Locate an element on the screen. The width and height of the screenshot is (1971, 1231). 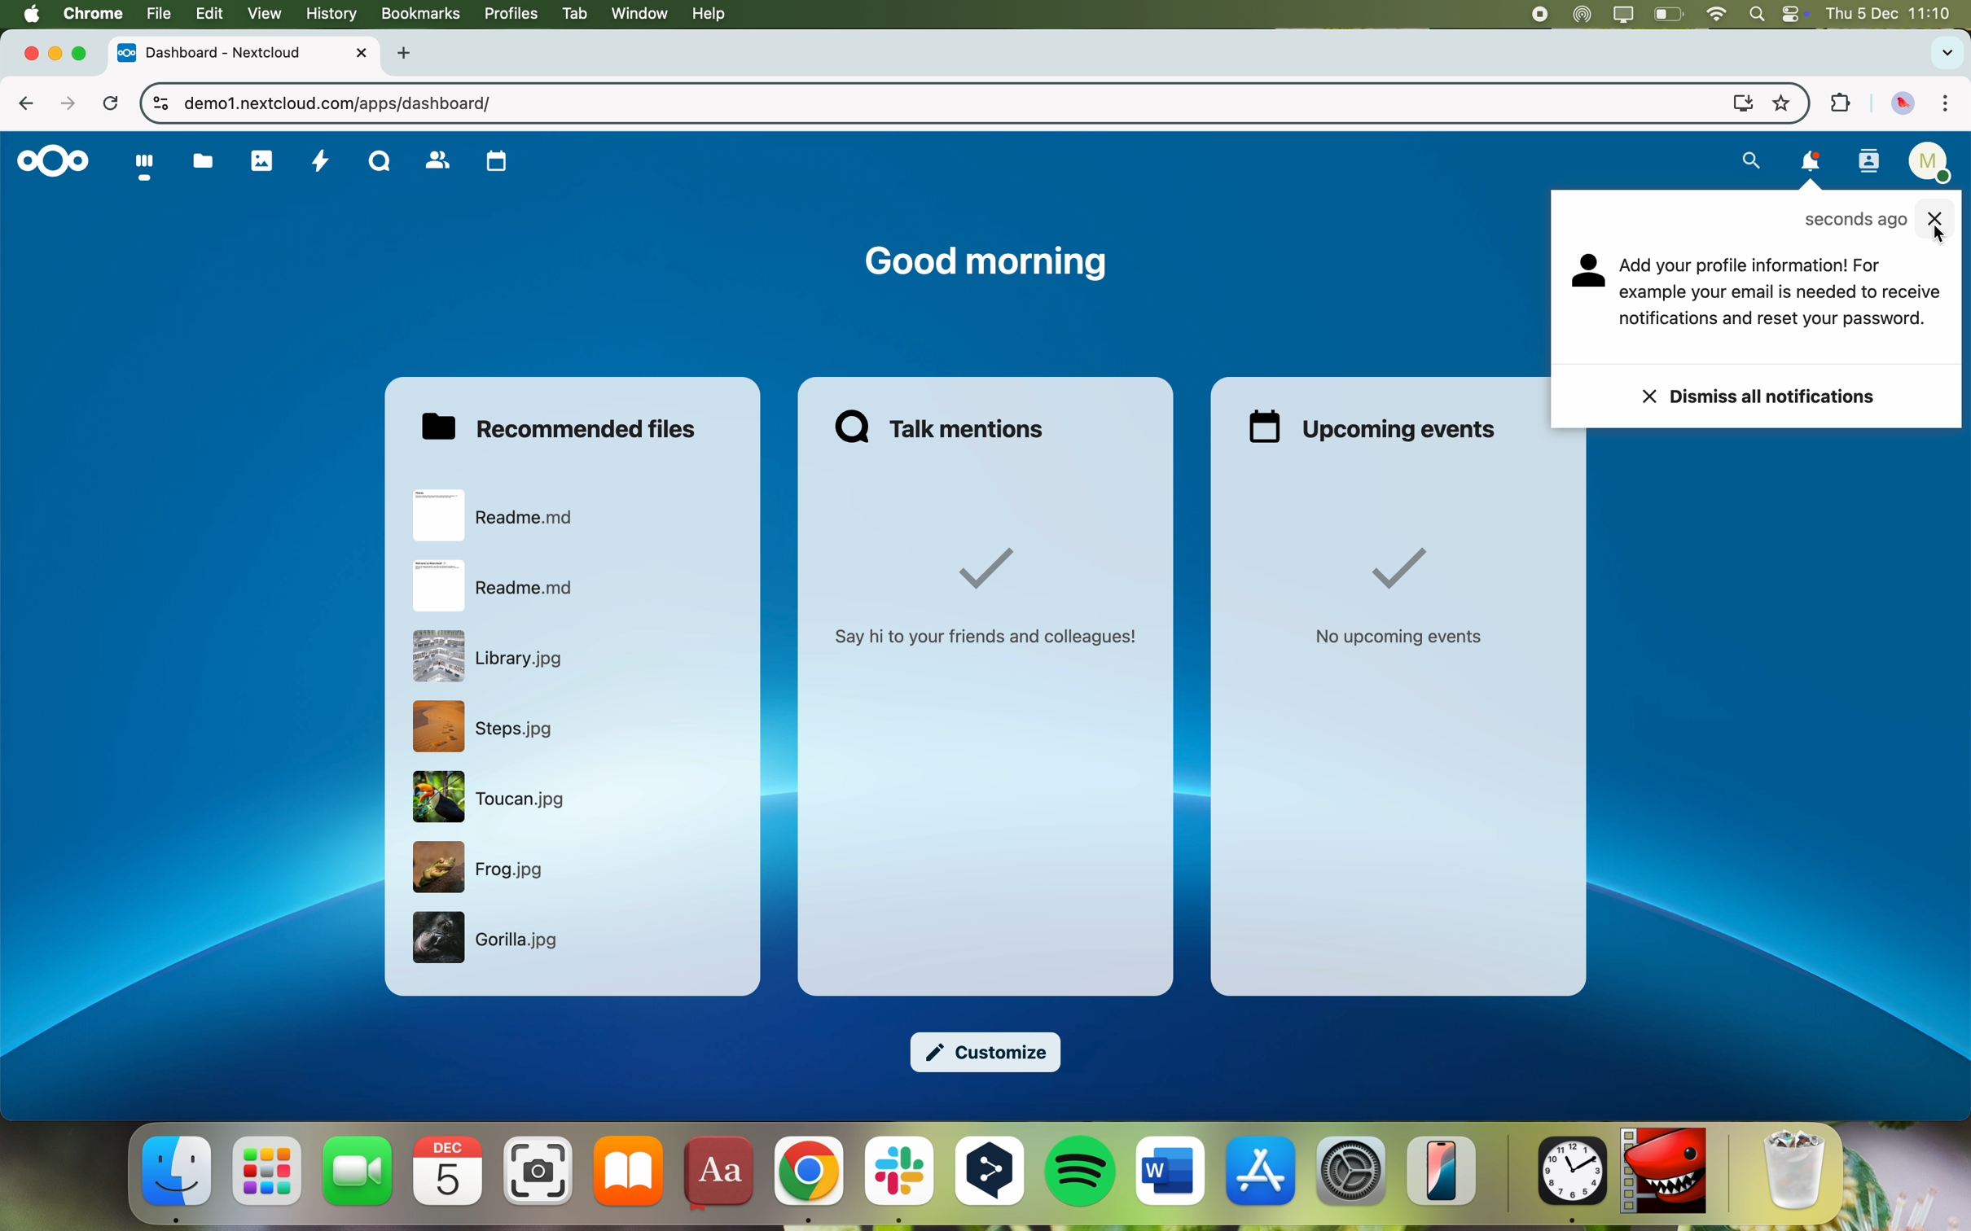
finder is located at coordinates (178, 1179).